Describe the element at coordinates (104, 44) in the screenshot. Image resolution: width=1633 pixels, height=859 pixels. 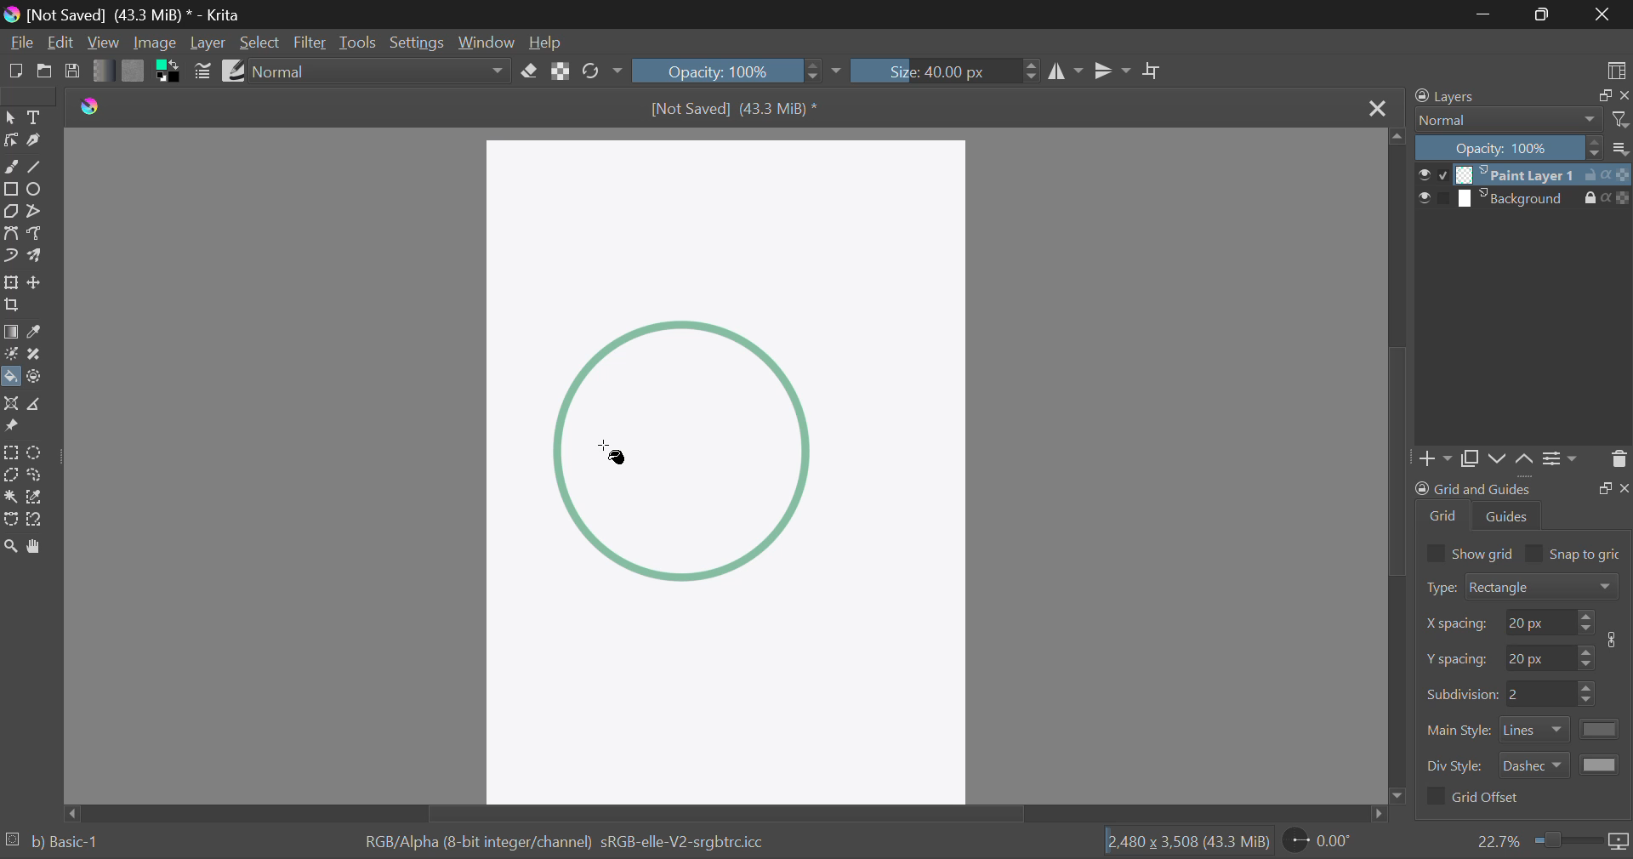
I see `View` at that location.